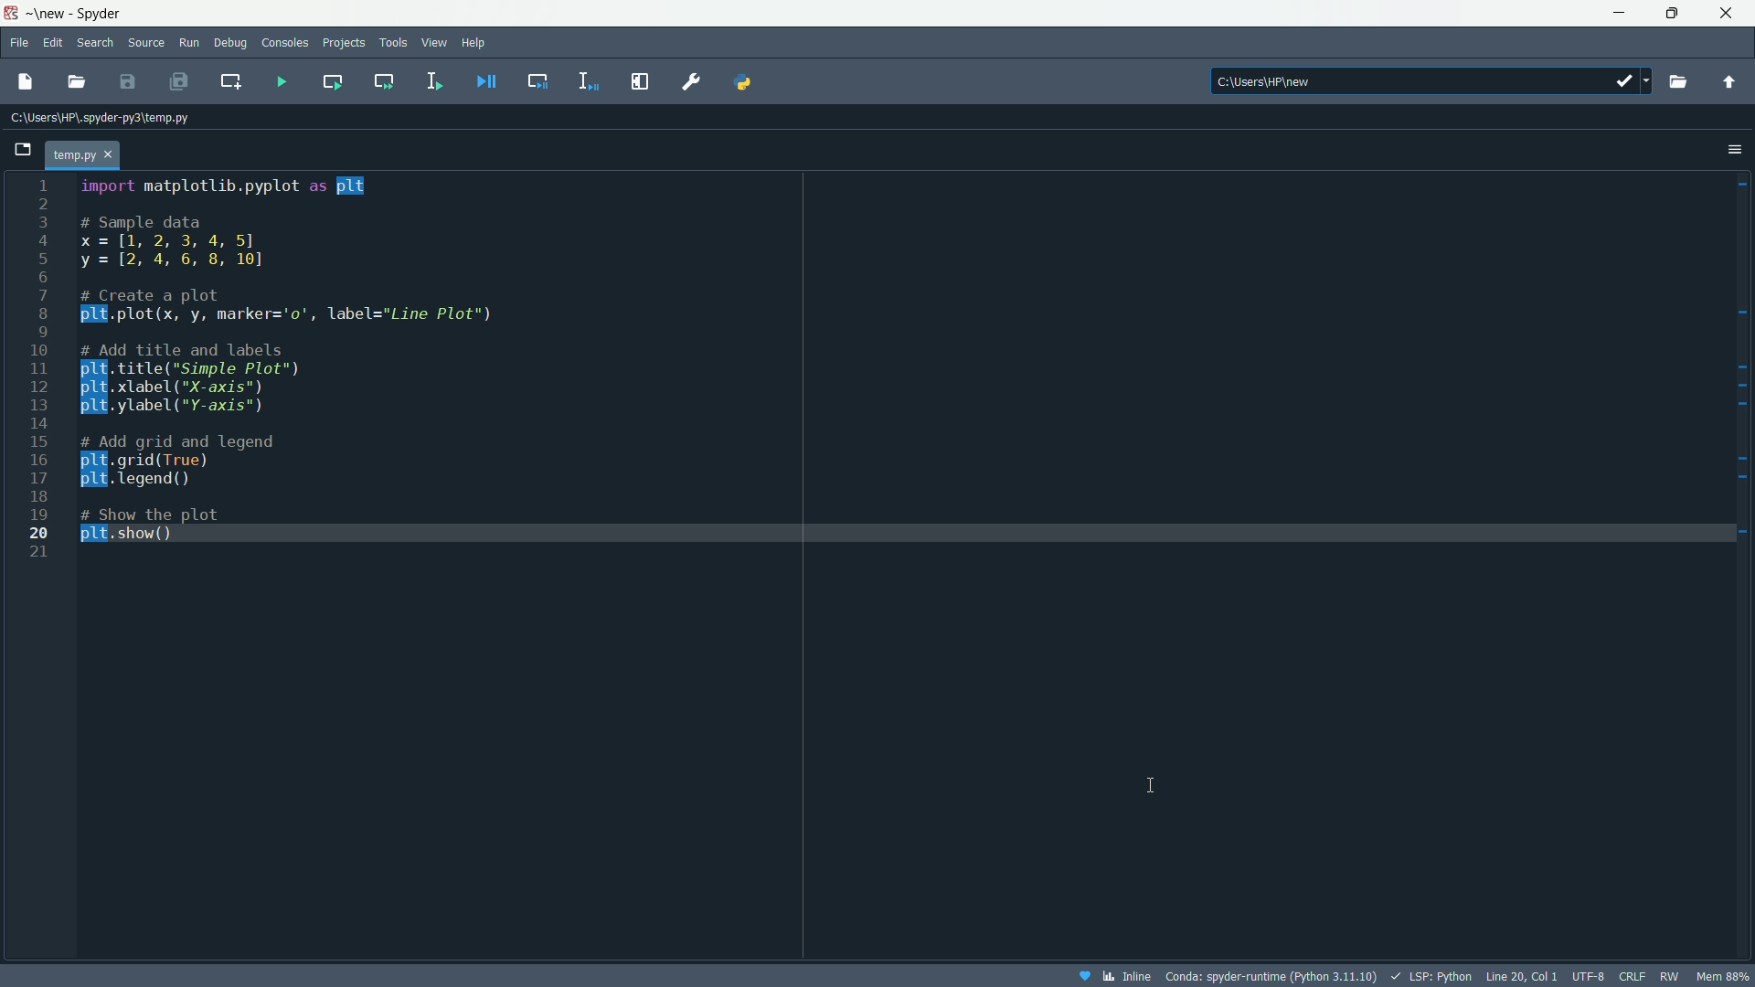  I want to click on LSP:Python, so click(1431, 976).